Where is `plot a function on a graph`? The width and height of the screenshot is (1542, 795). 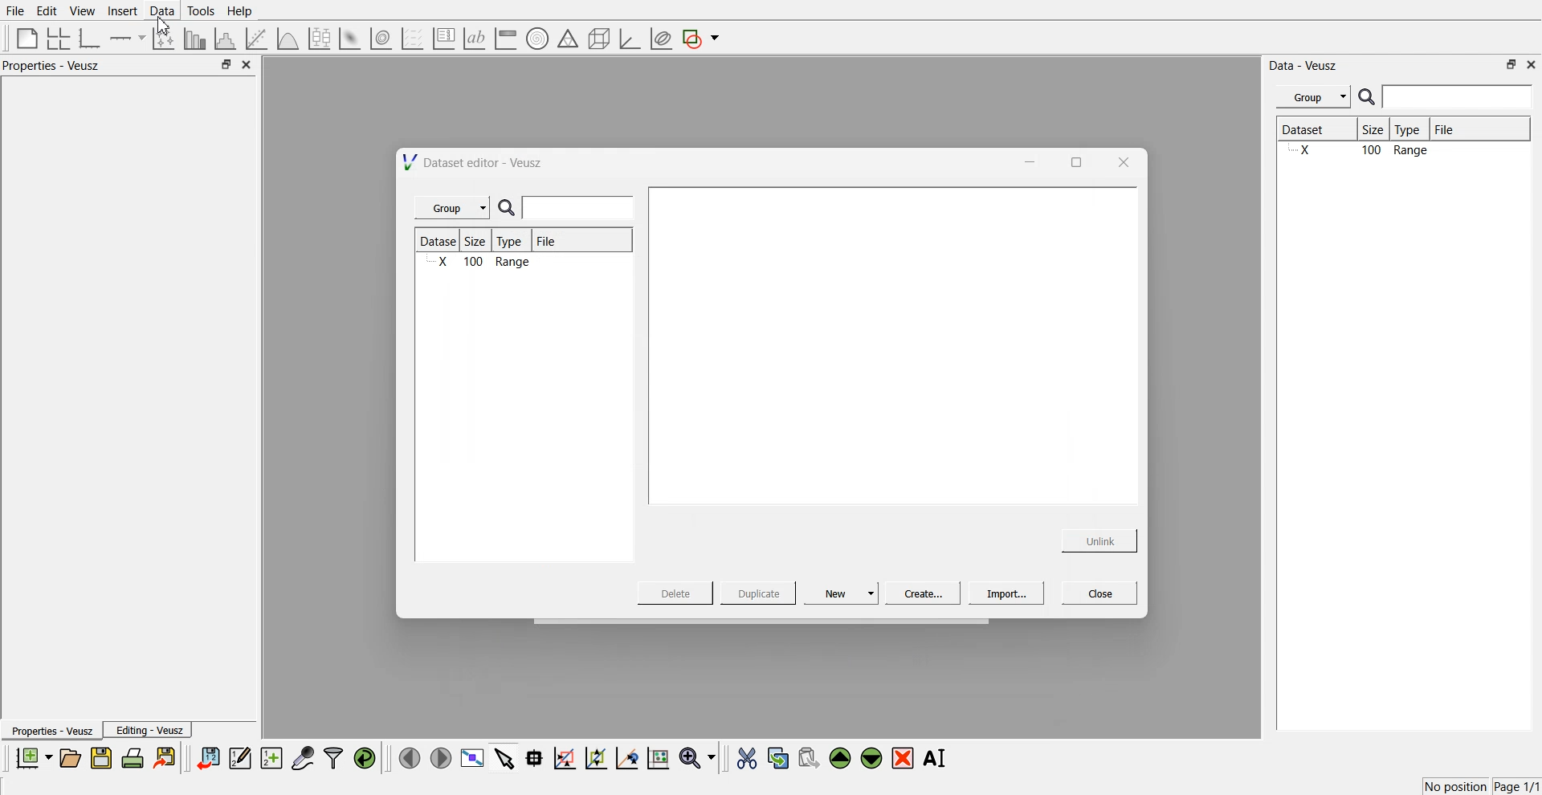
plot a function on a graph is located at coordinates (288, 37).